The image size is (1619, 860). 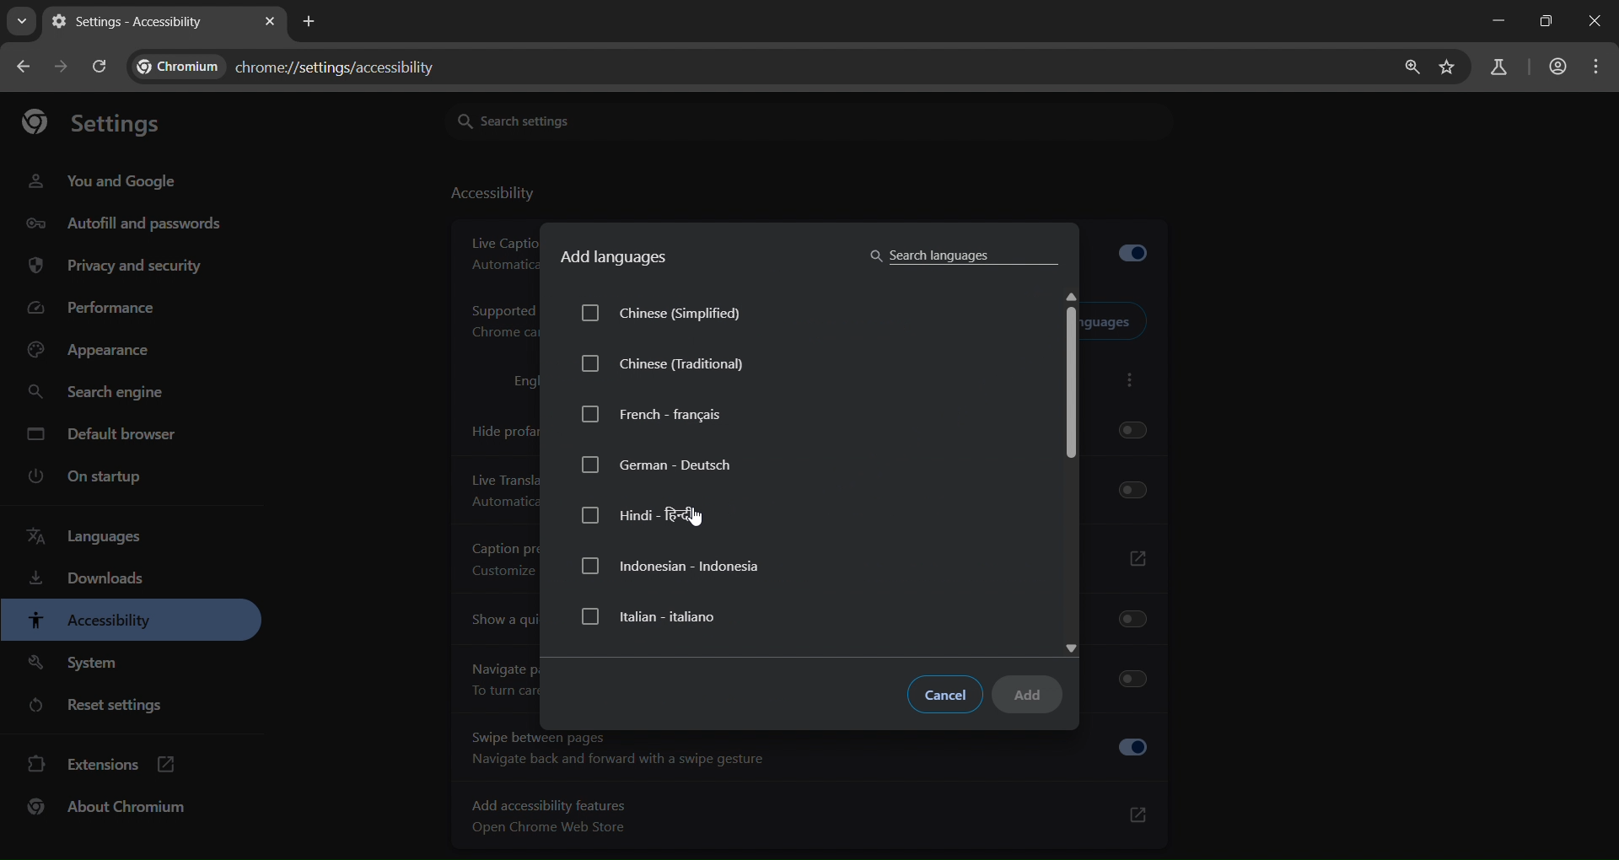 What do you see at coordinates (658, 464) in the screenshot?
I see `German - Deutsch` at bounding box center [658, 464].